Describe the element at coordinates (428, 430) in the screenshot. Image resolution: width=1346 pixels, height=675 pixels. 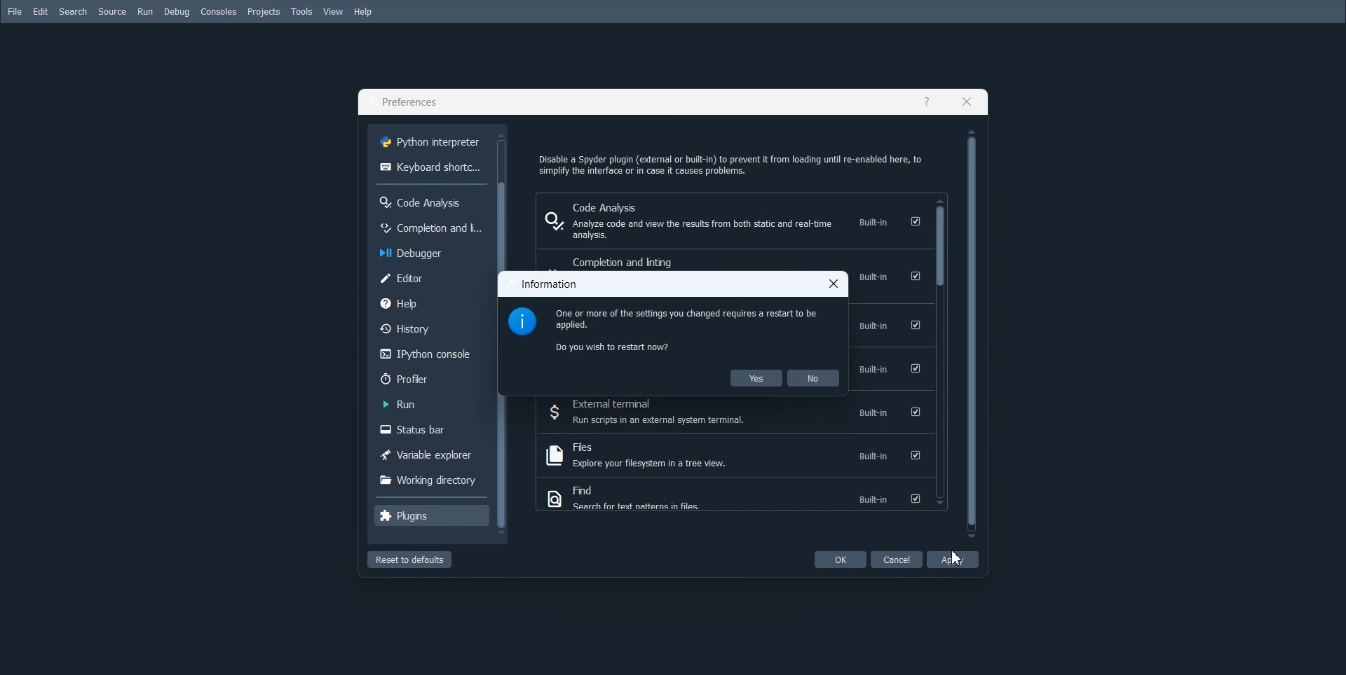
I see `Status bar` at that location.